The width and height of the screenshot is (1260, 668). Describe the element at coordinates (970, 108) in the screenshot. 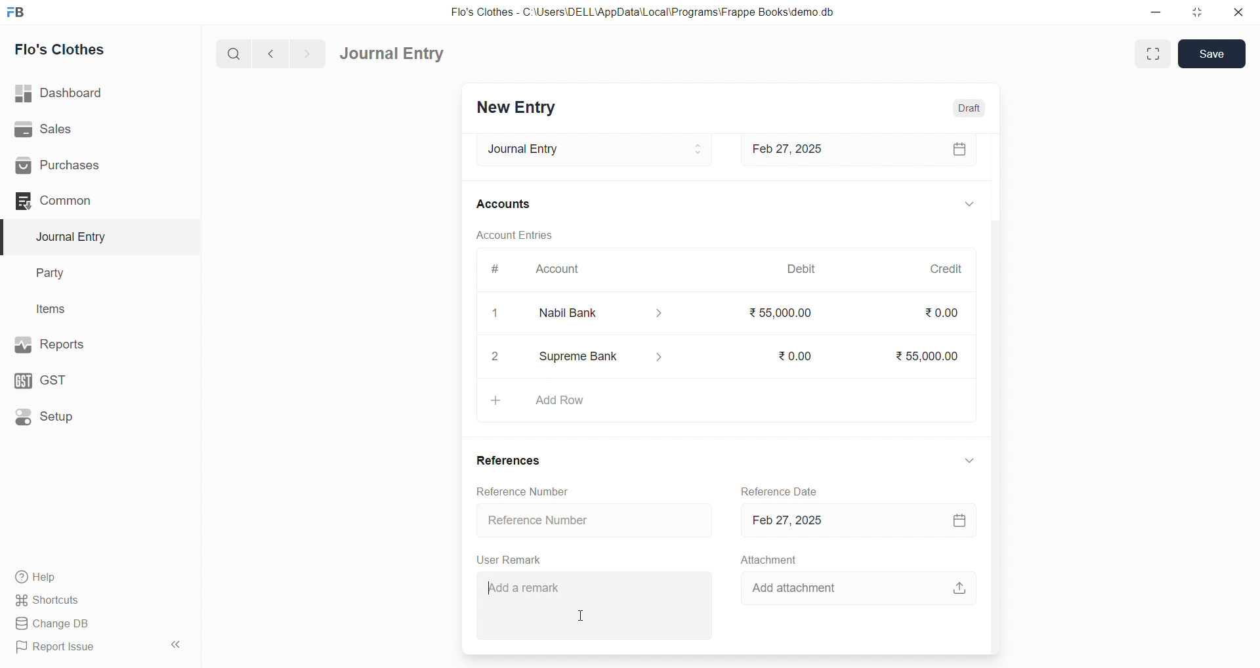

I see `Draft` at that location.